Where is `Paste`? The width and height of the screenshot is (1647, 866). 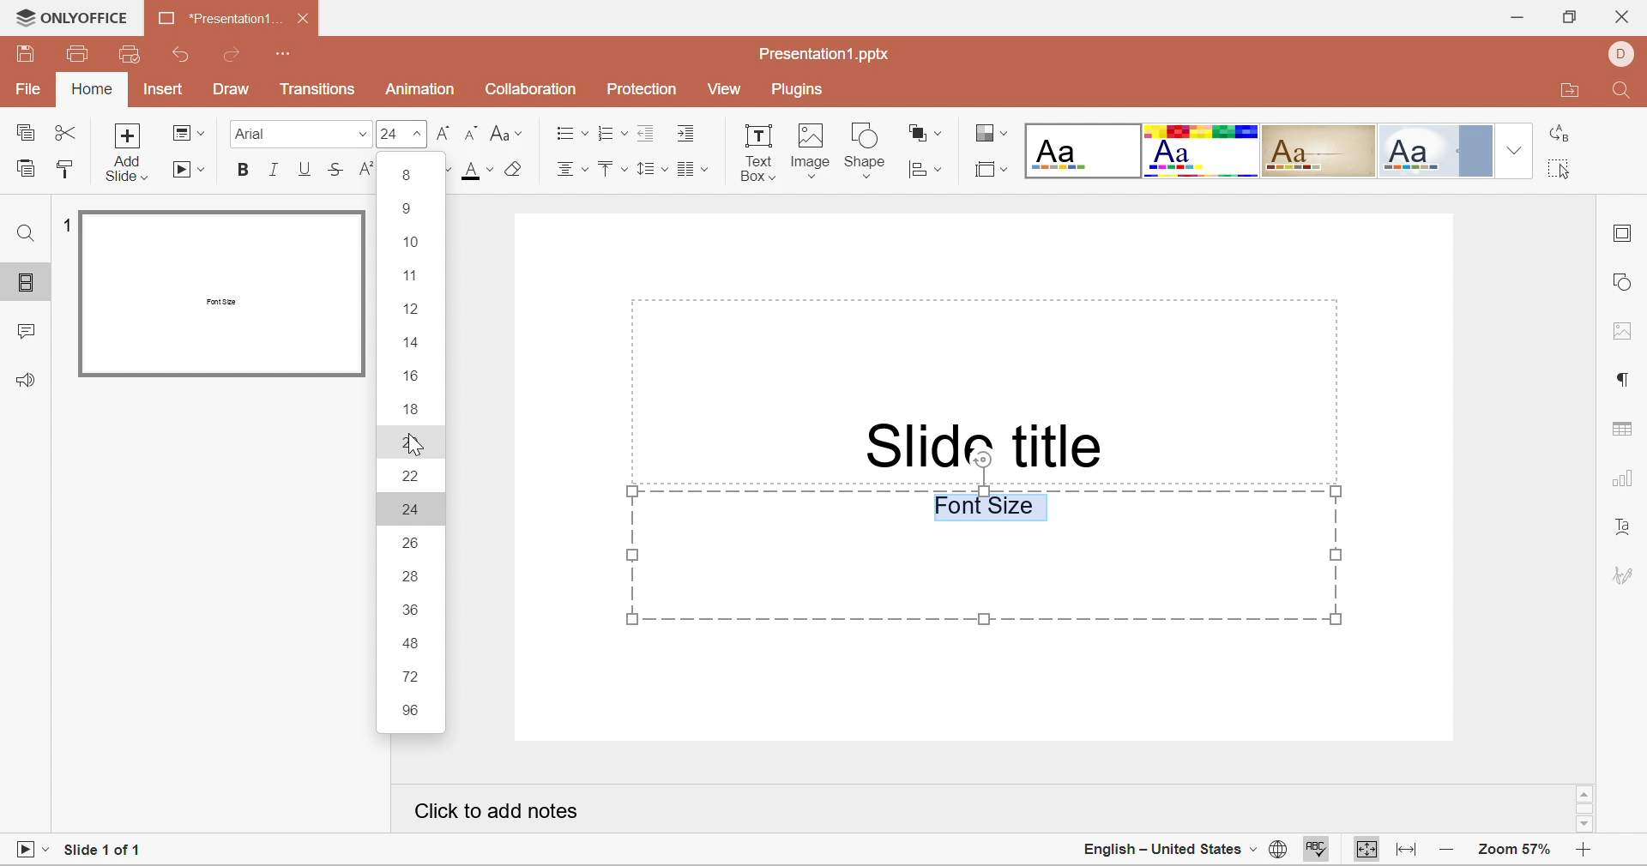
Paste is located at coordinates (25, 172).